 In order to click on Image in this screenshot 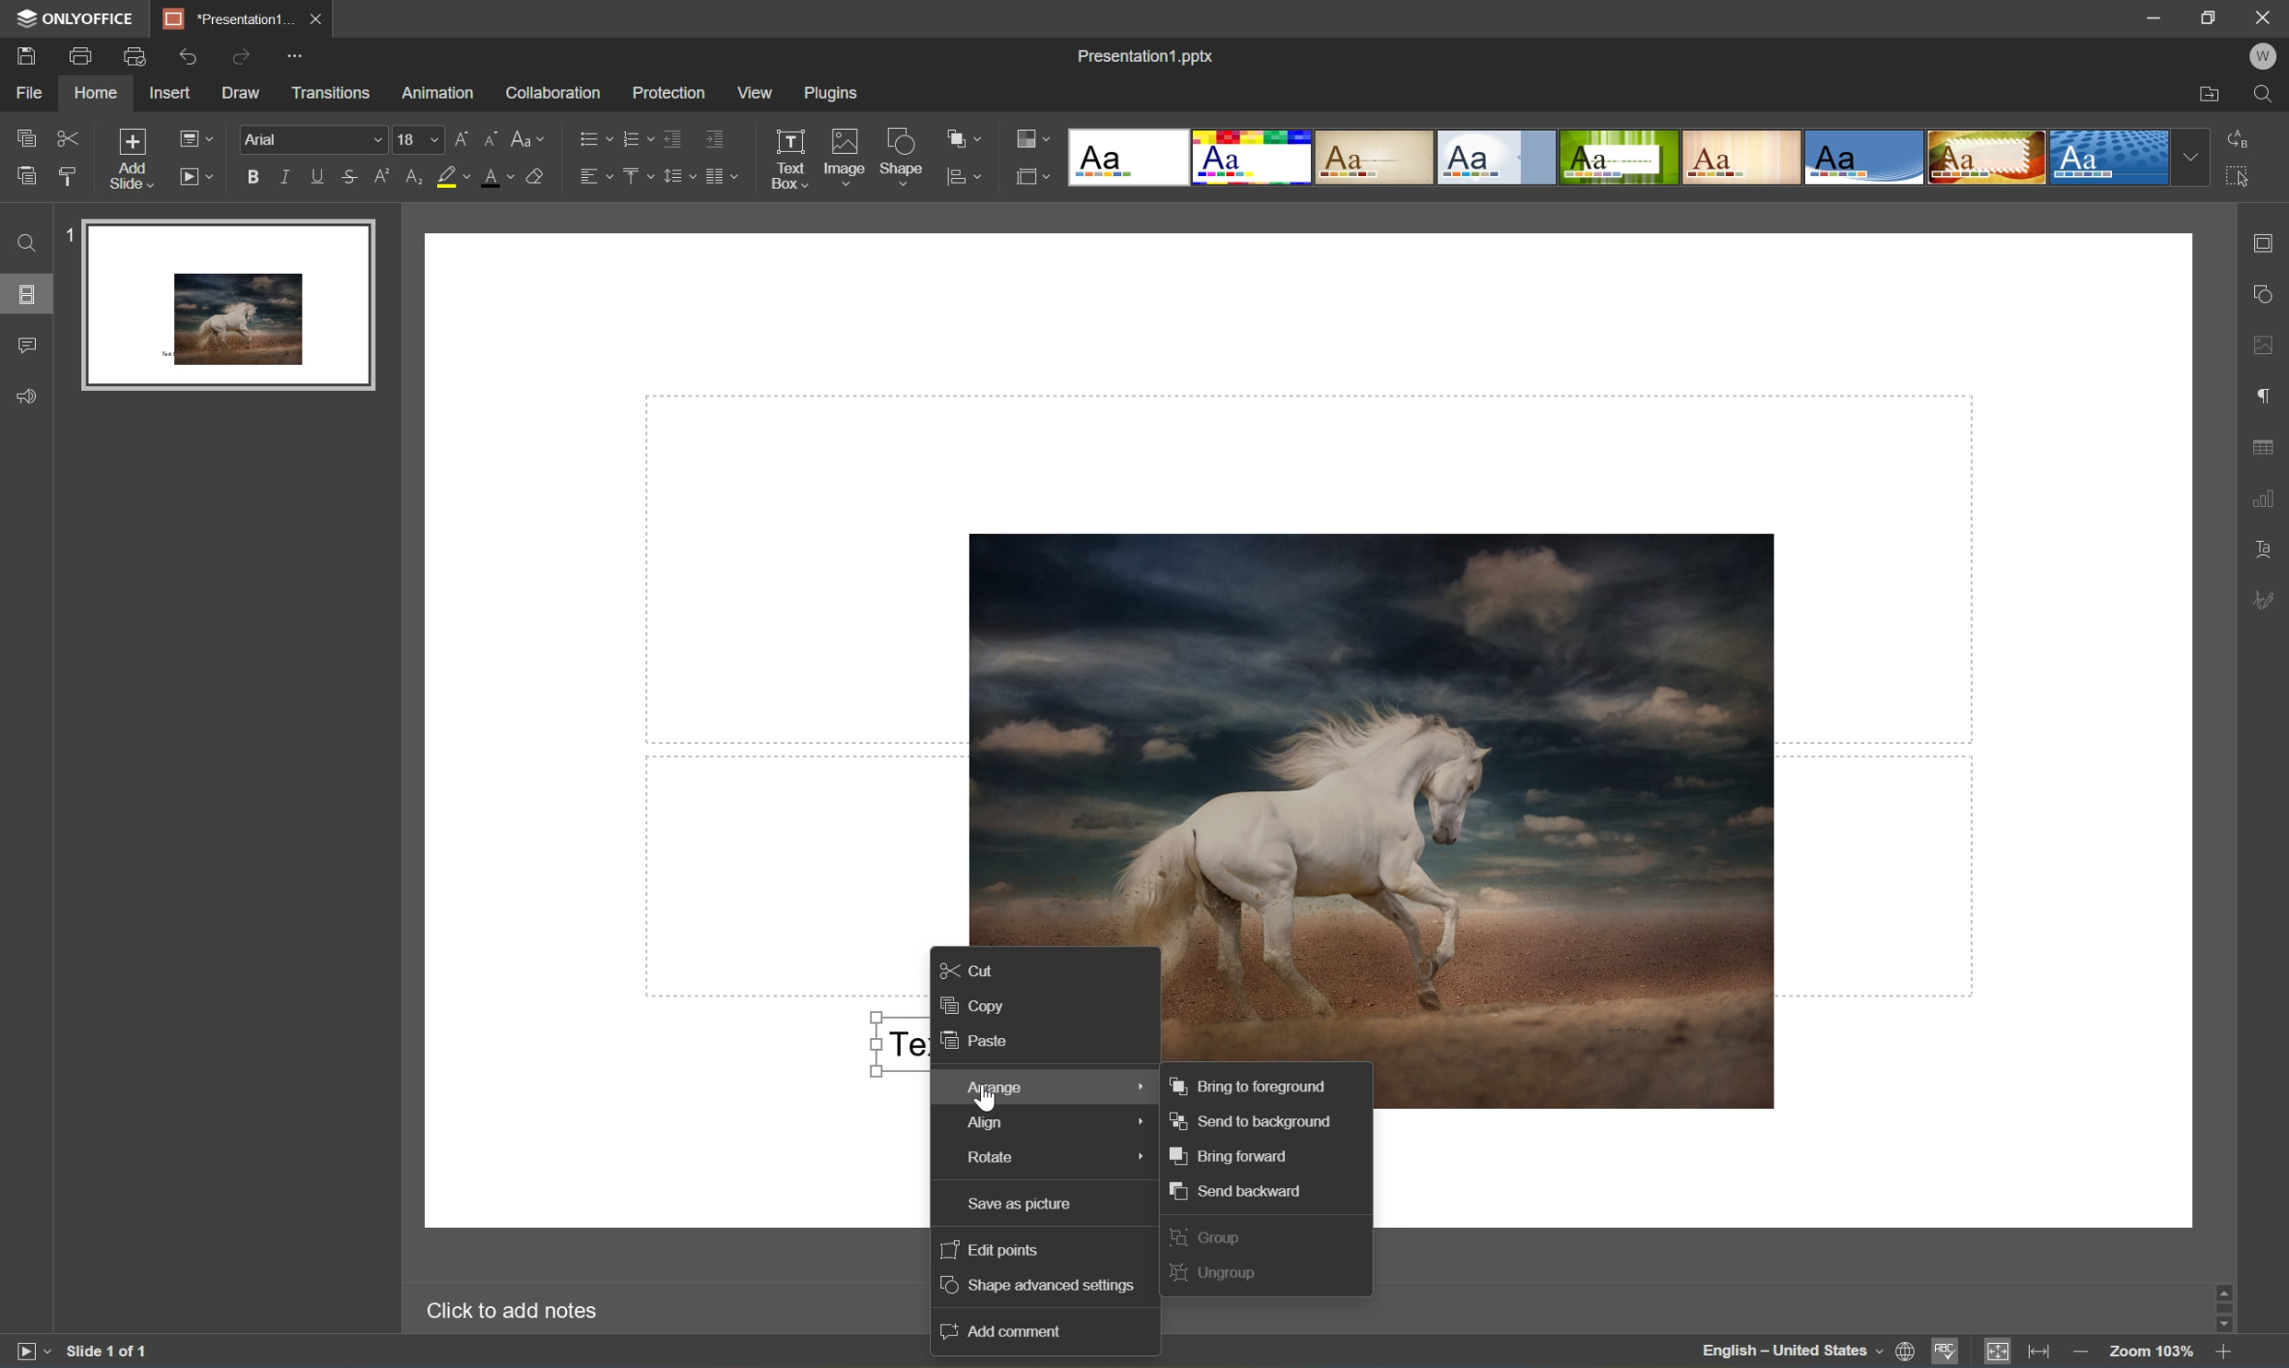, I will do `click(1400, 796)`.